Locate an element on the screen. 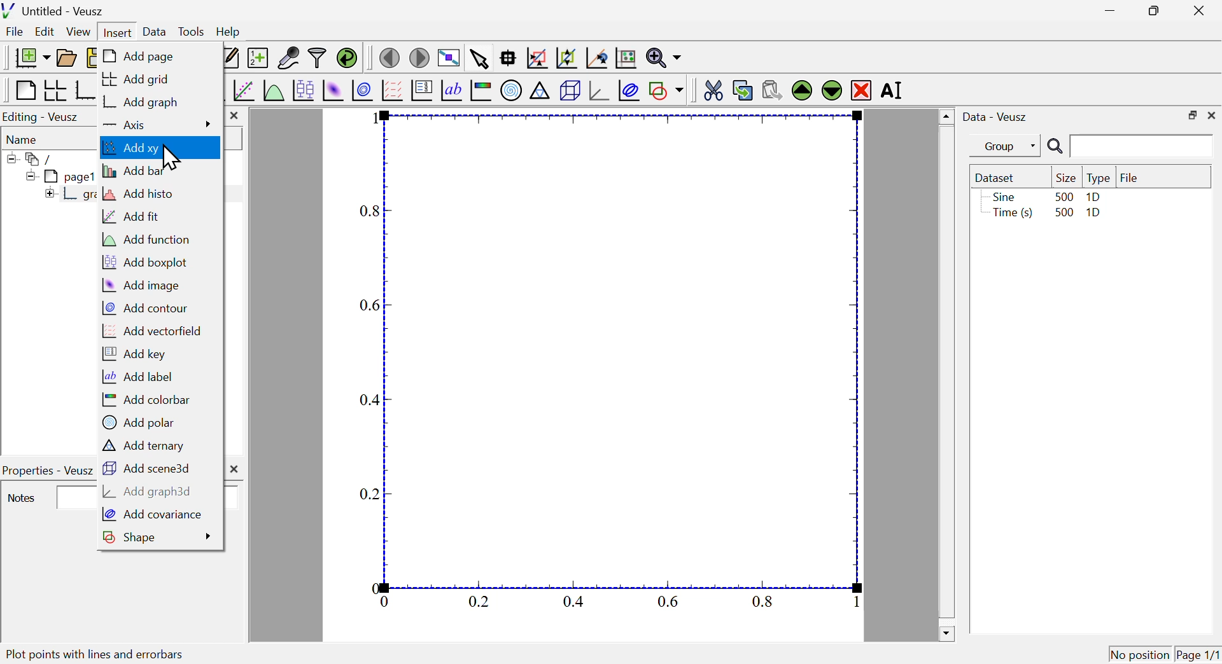 This screenshot has width=1222, height=664. Properties - veusz is located at coordinates (48, 471).